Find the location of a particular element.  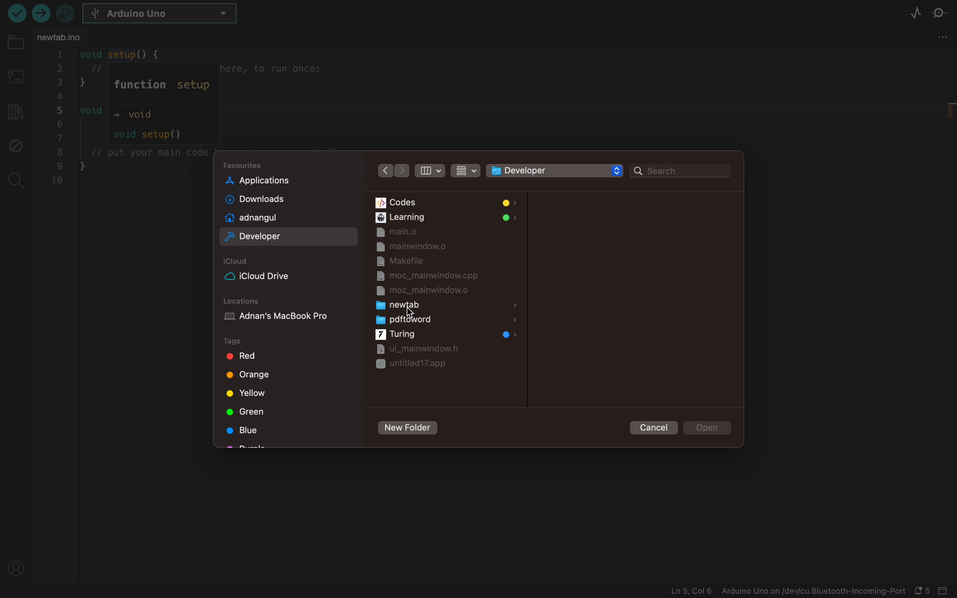

verify is located at coordinates (43, 15).